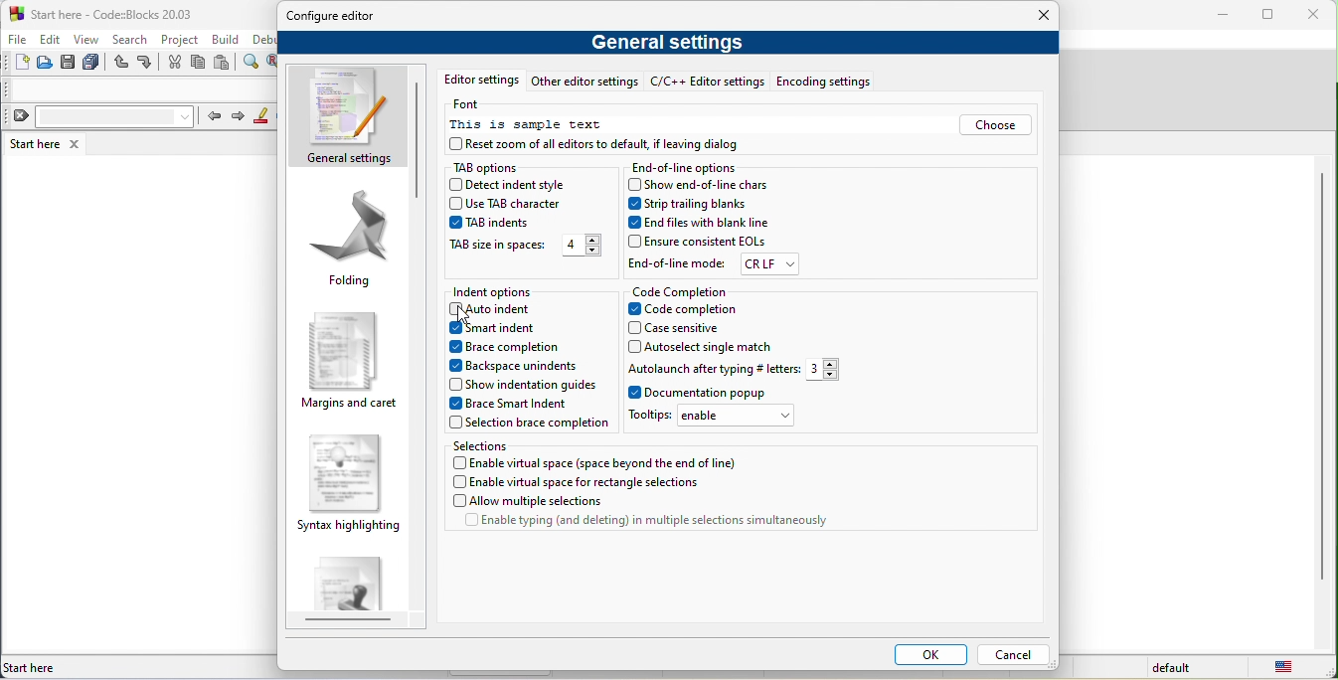 The image size is (1338, 680). I want to click on allow multiple selection, so click(529, 502).